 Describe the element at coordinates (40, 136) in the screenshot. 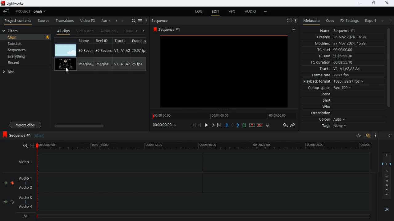

I see `black` at that location.